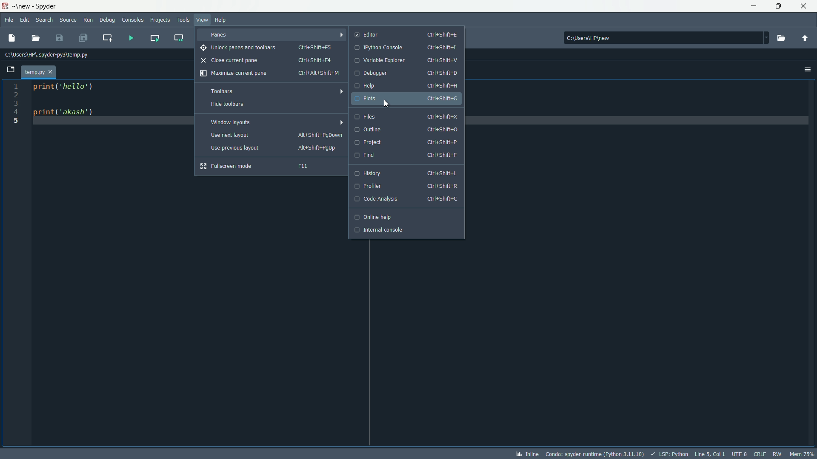  What do you see at coordinates (37, 39) in the screenshot?
I see `open file` at bounding box center [37, 39].